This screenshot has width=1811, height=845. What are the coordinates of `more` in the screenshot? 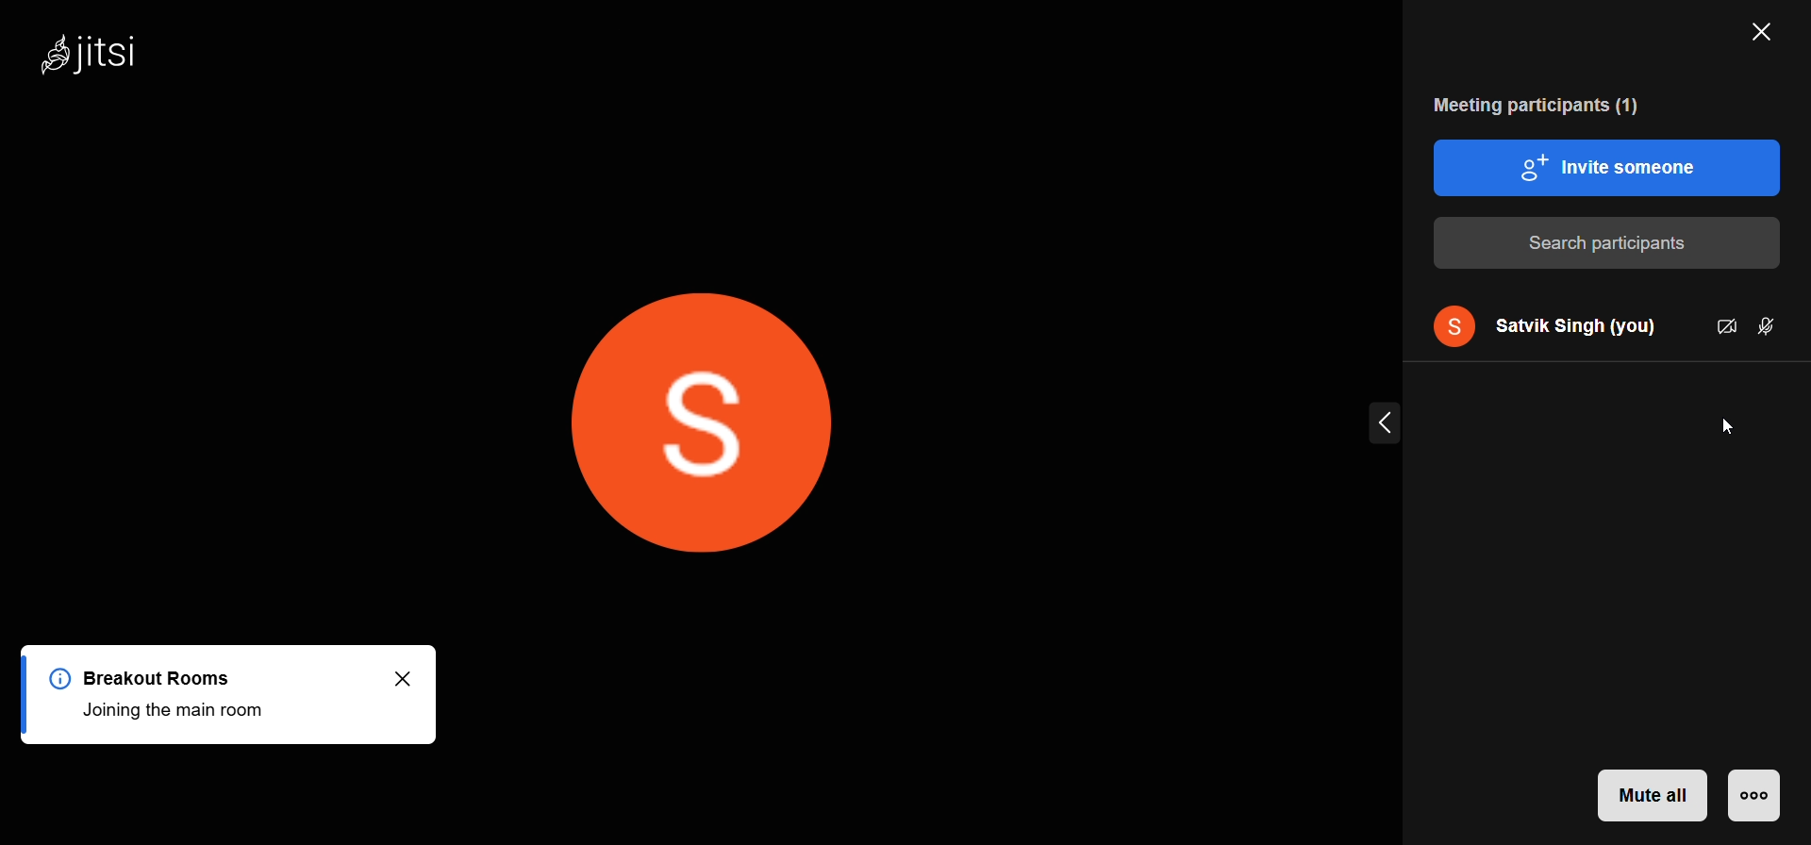 It's located at (1756, 796).